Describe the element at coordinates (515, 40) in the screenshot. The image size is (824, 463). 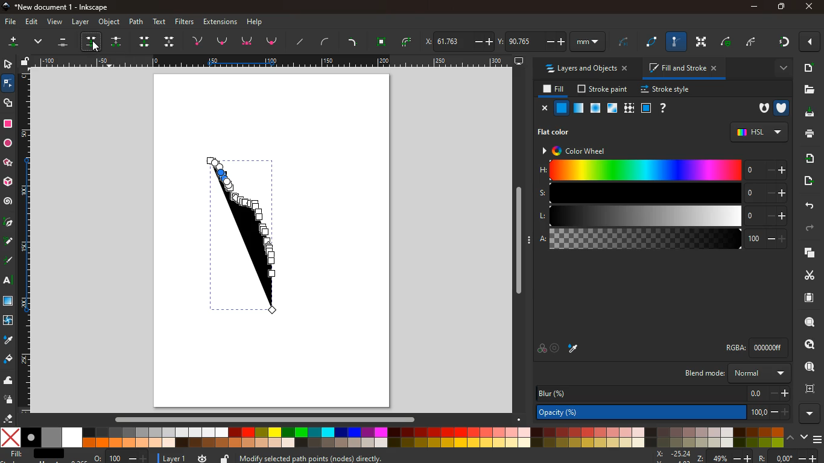
I see `coordinates` at that location.